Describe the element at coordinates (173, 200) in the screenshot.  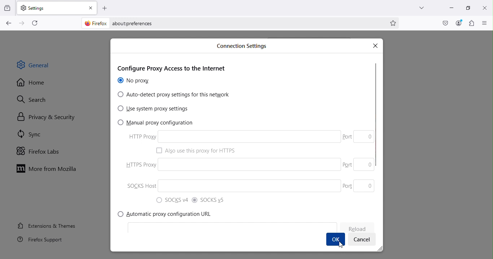
I see `SOCKS v4` at that location.